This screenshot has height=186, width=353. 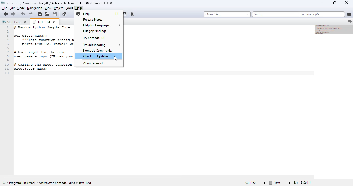 I want to click on list all tabs, so click(x=350, y=21).